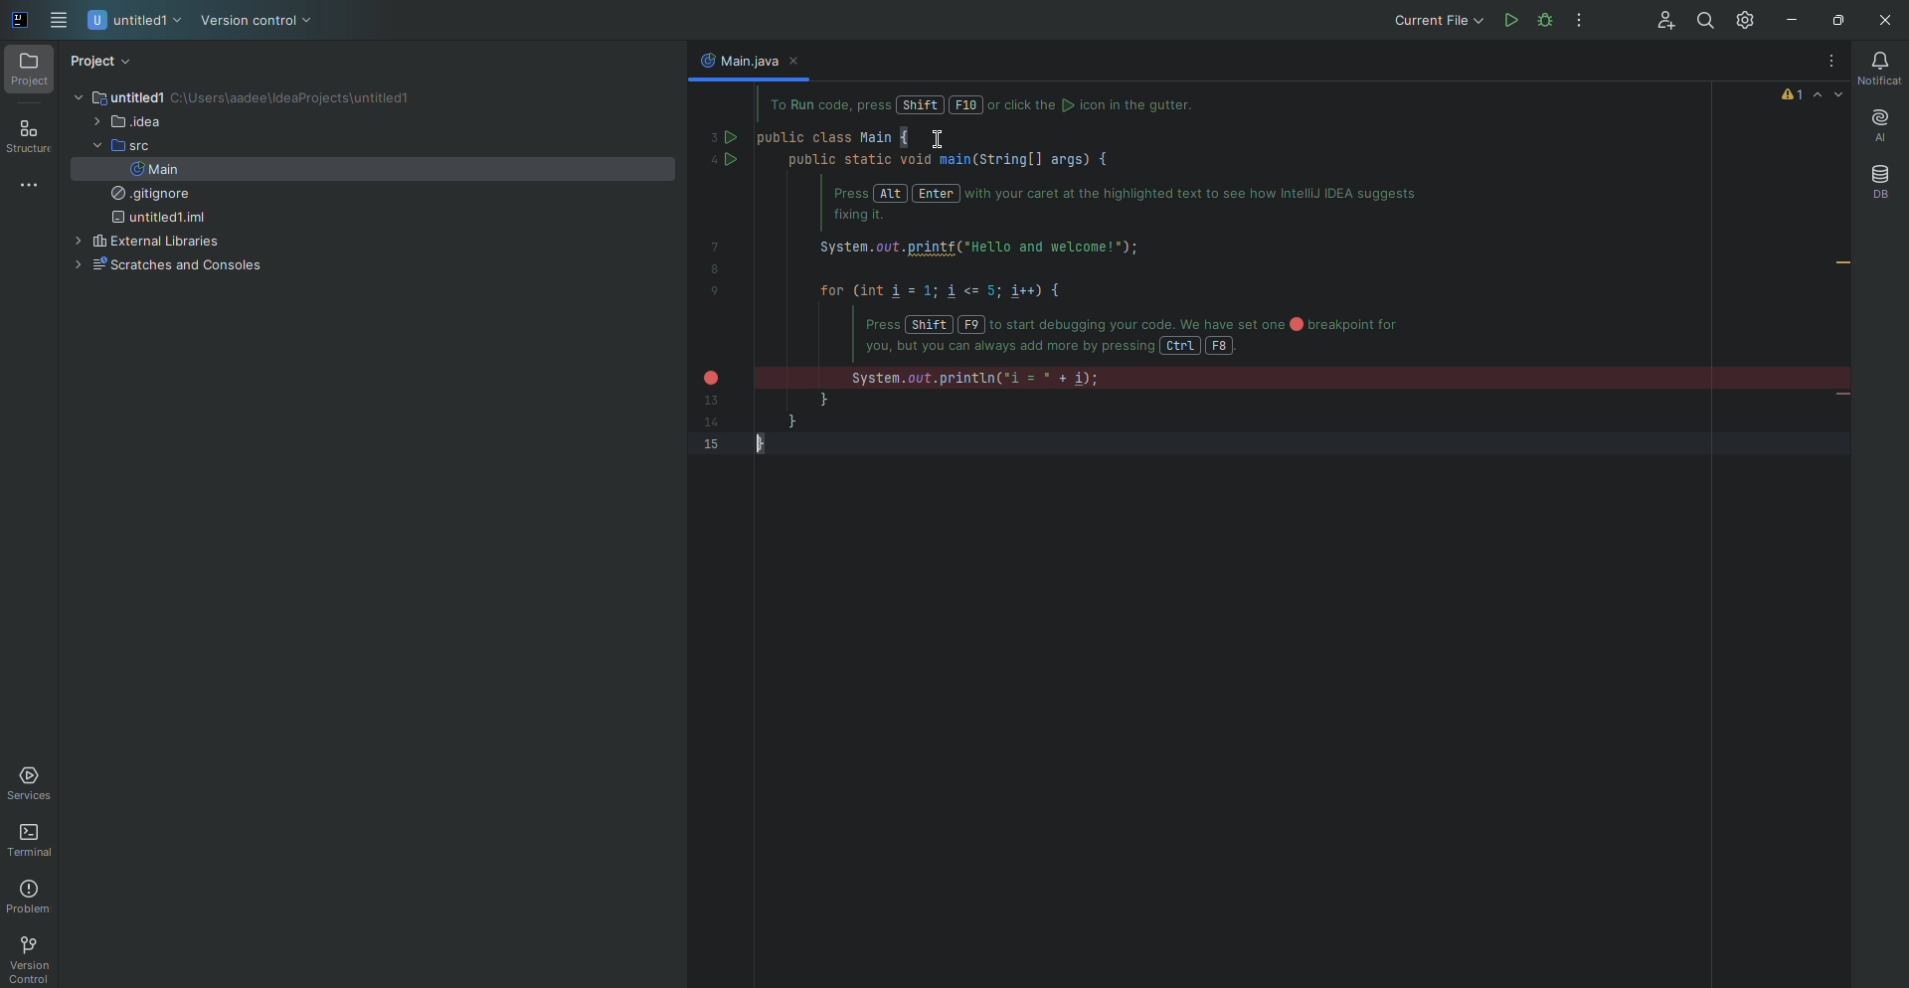  Describe the element at coordinates (720, 286) in the screenshot. I see `line number and icons` at that location.